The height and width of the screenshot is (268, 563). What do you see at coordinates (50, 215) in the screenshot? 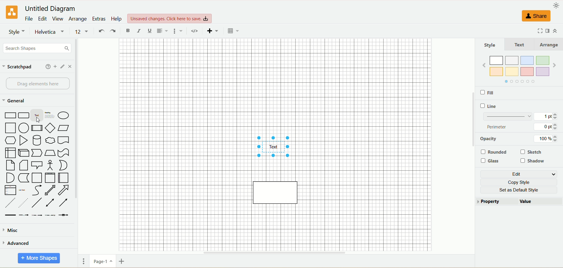
I see `connector 4` at bounding box center [50, 215].